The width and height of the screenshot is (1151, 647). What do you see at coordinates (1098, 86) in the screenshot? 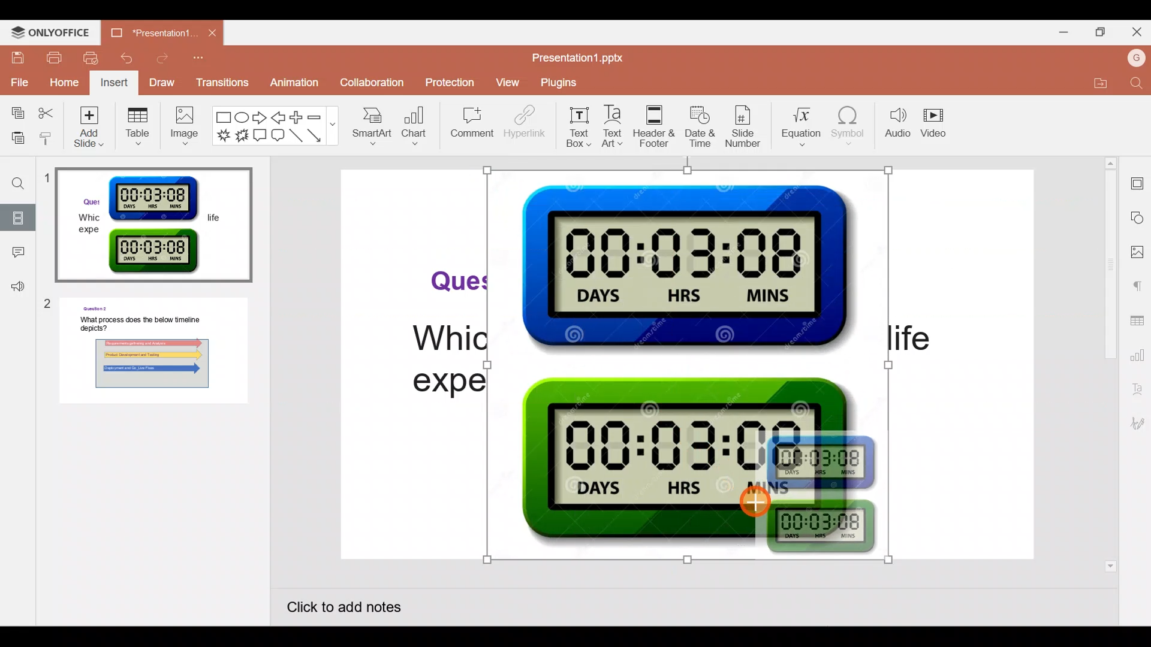
I see `Open file location` at bounding box center [1098, 86].